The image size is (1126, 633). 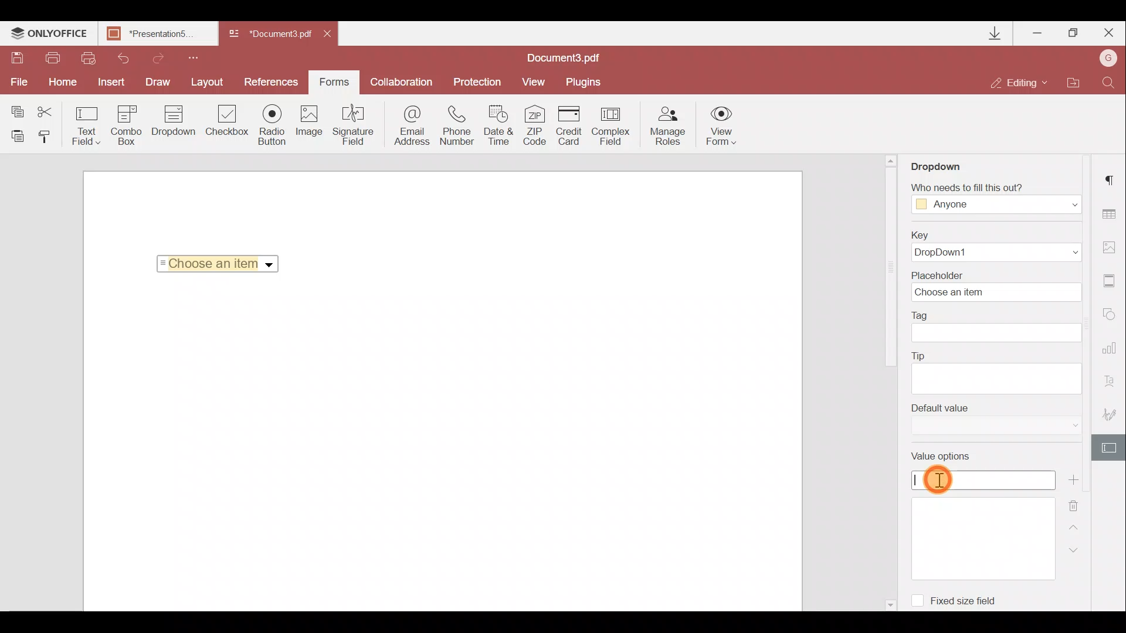 What do you see at coordinates (997, 326) in the screenshot?
I see `Tag` at bounding box center [997, 326].